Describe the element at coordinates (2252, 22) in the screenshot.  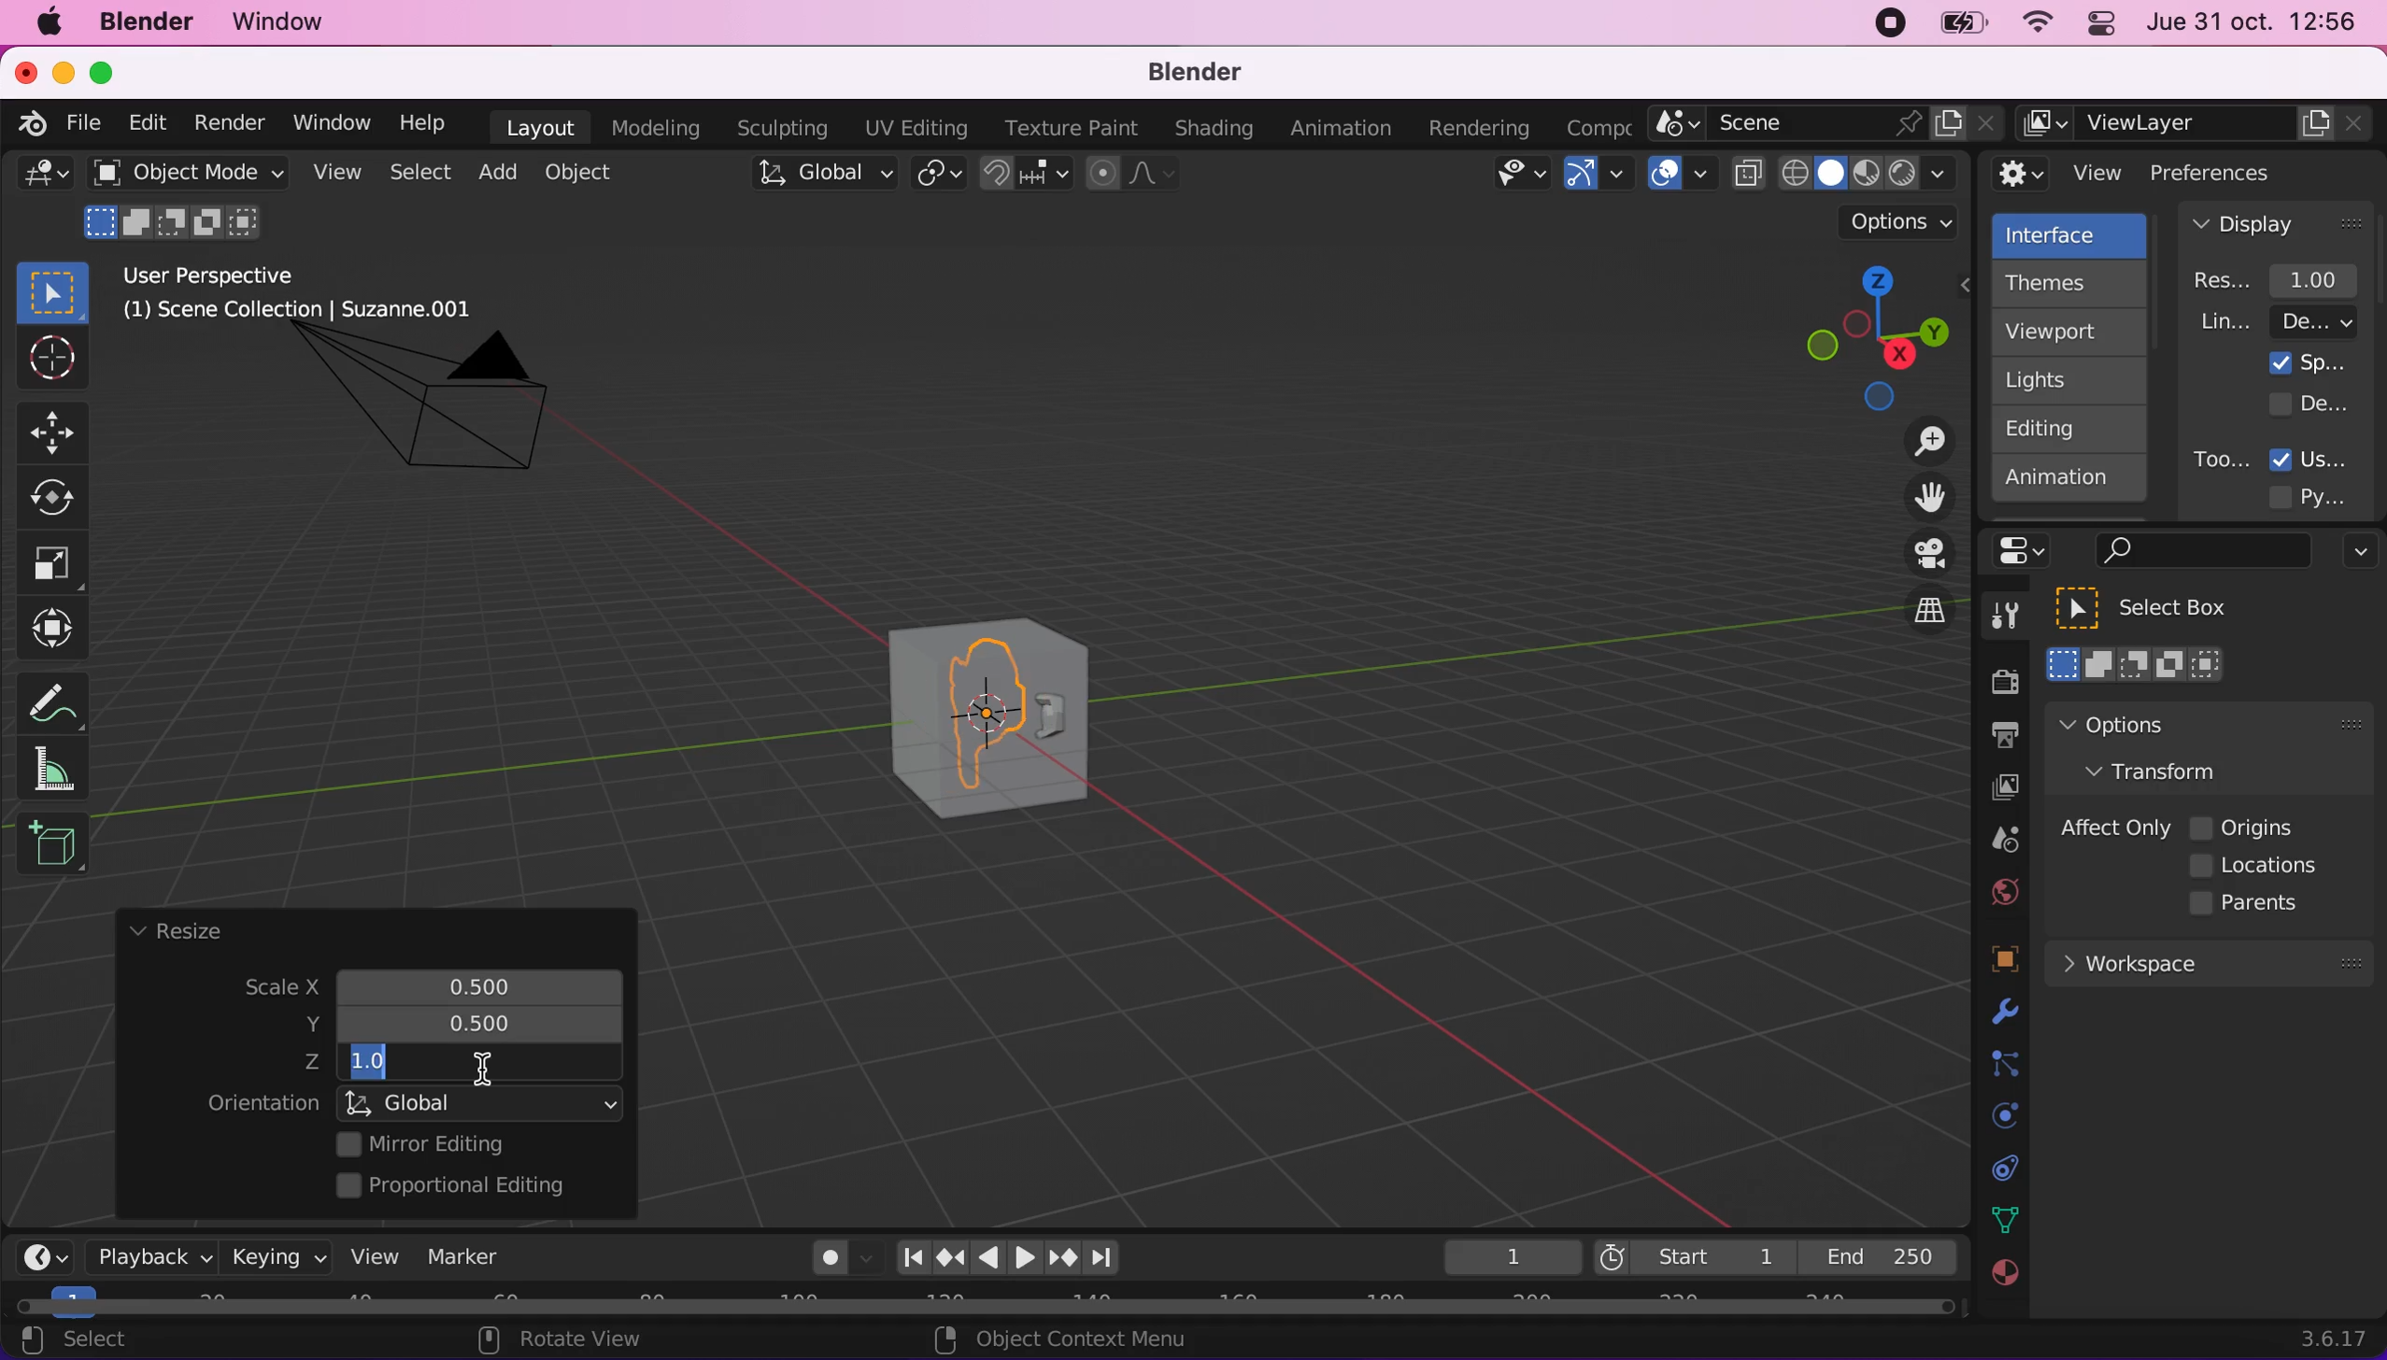
I see `jue 31 oct. 12:56` at that location.